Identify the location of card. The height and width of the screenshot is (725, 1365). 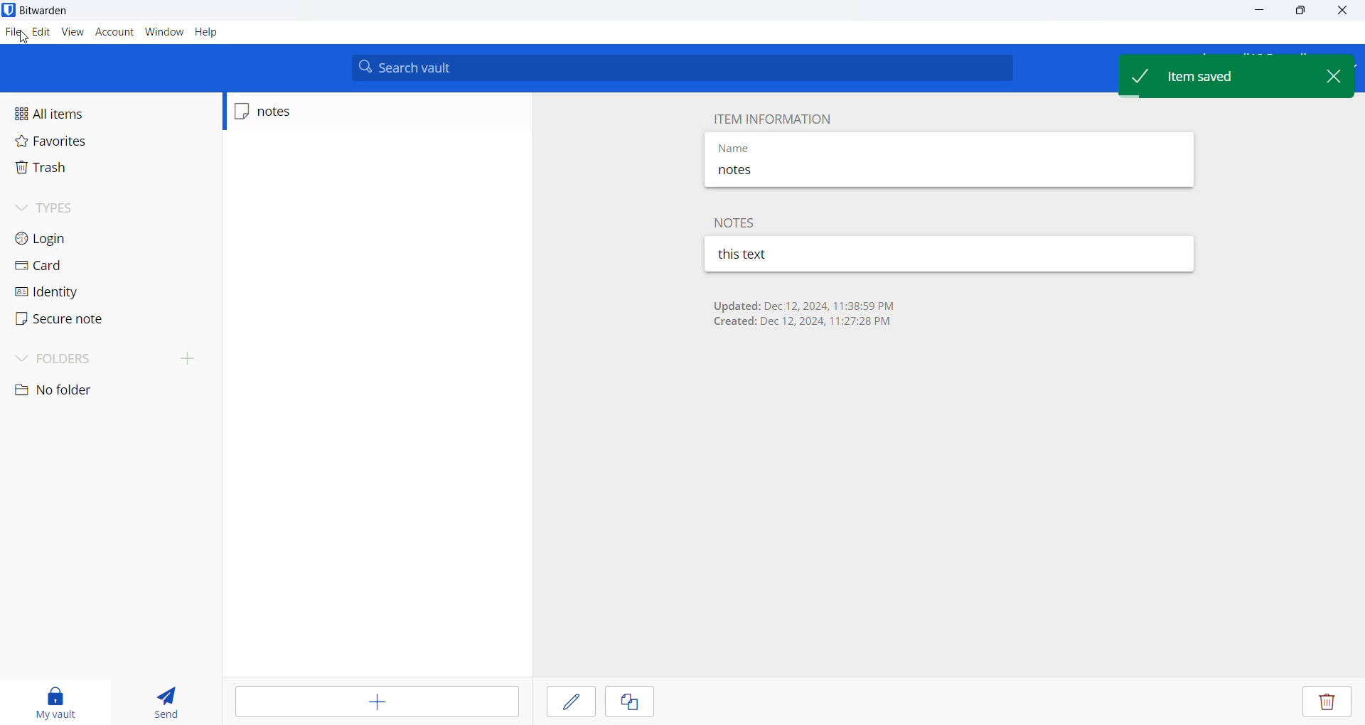
(62, 269).